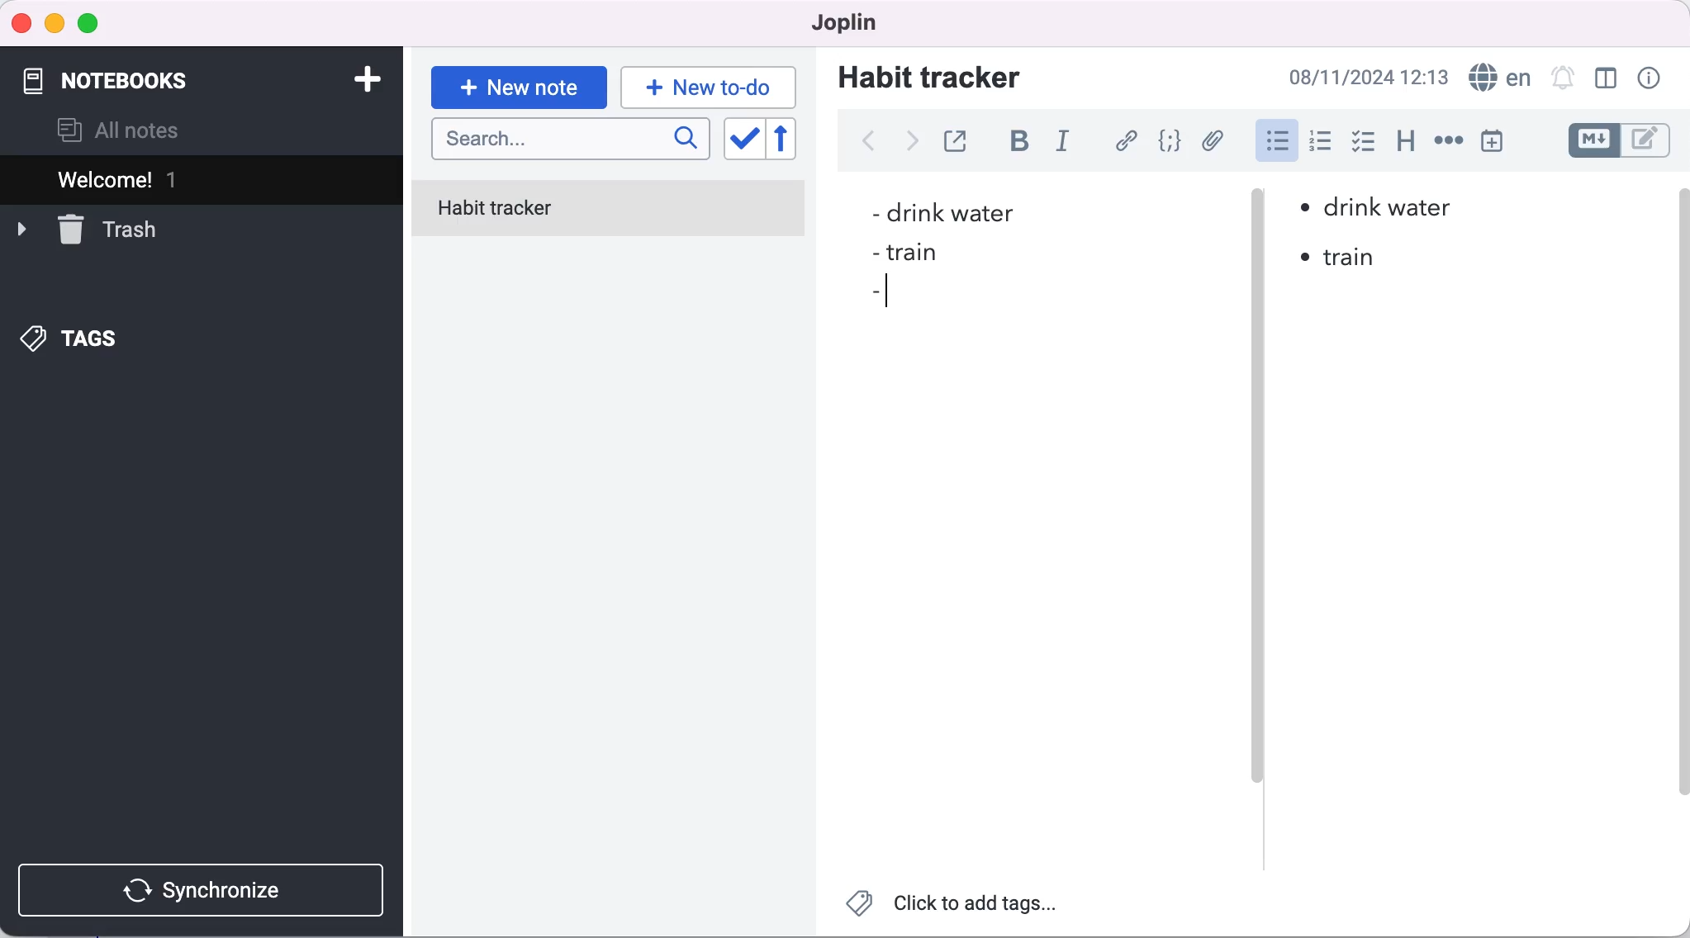 This screenshot has width=1690, height=938. I want to click on -, so click(876, 291).